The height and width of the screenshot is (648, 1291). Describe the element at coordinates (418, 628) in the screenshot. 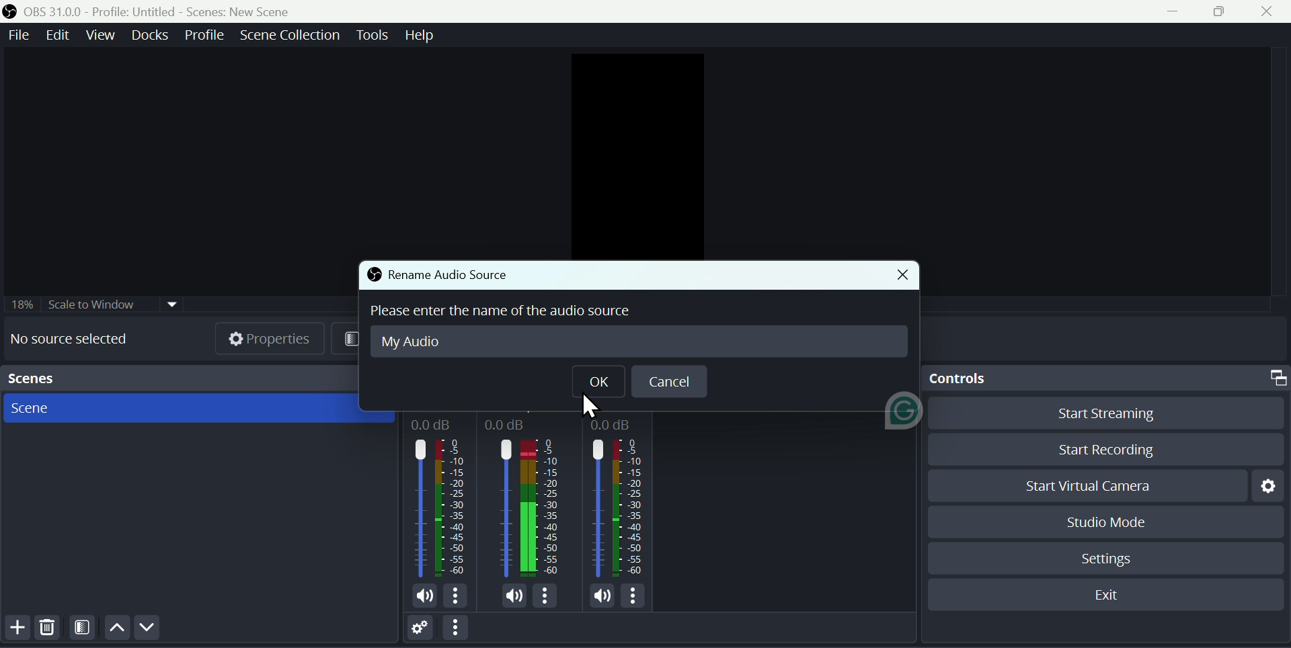

I see `Settings ` at that location.